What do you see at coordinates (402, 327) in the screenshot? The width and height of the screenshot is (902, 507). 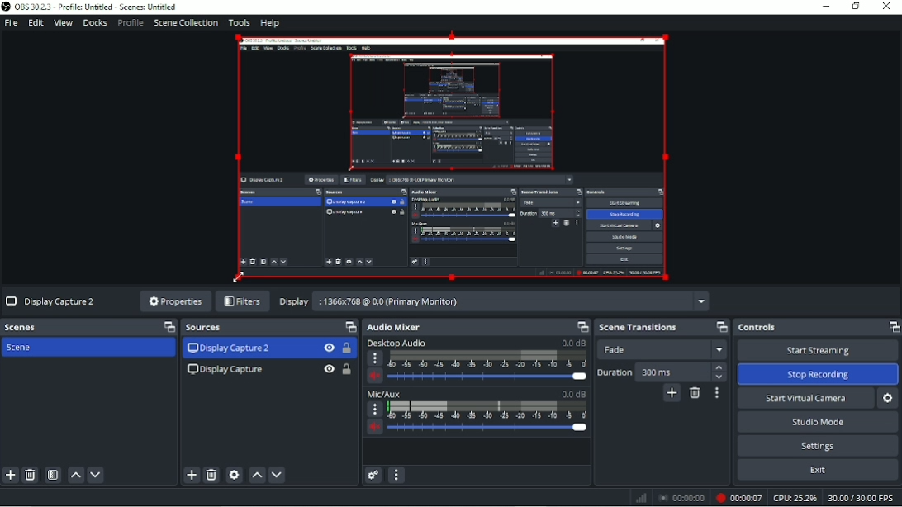 I see `Audio Mixer` at bounding box center [402, 327].